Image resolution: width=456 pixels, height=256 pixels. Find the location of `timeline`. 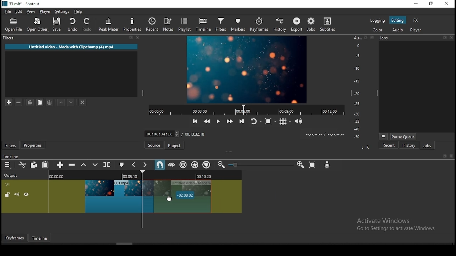

timeline is located at coordinates (12, 156).